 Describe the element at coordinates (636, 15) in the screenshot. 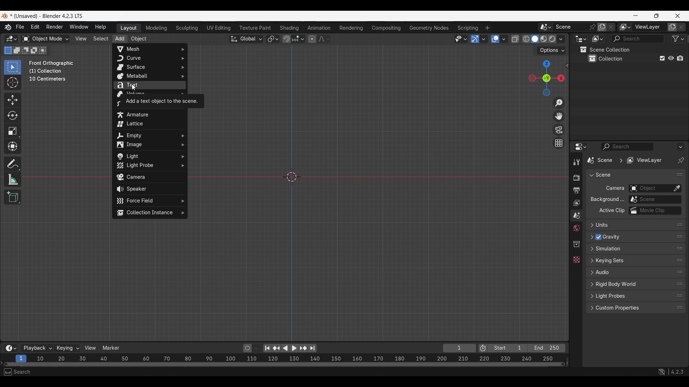

I see `Minimize` at that location.